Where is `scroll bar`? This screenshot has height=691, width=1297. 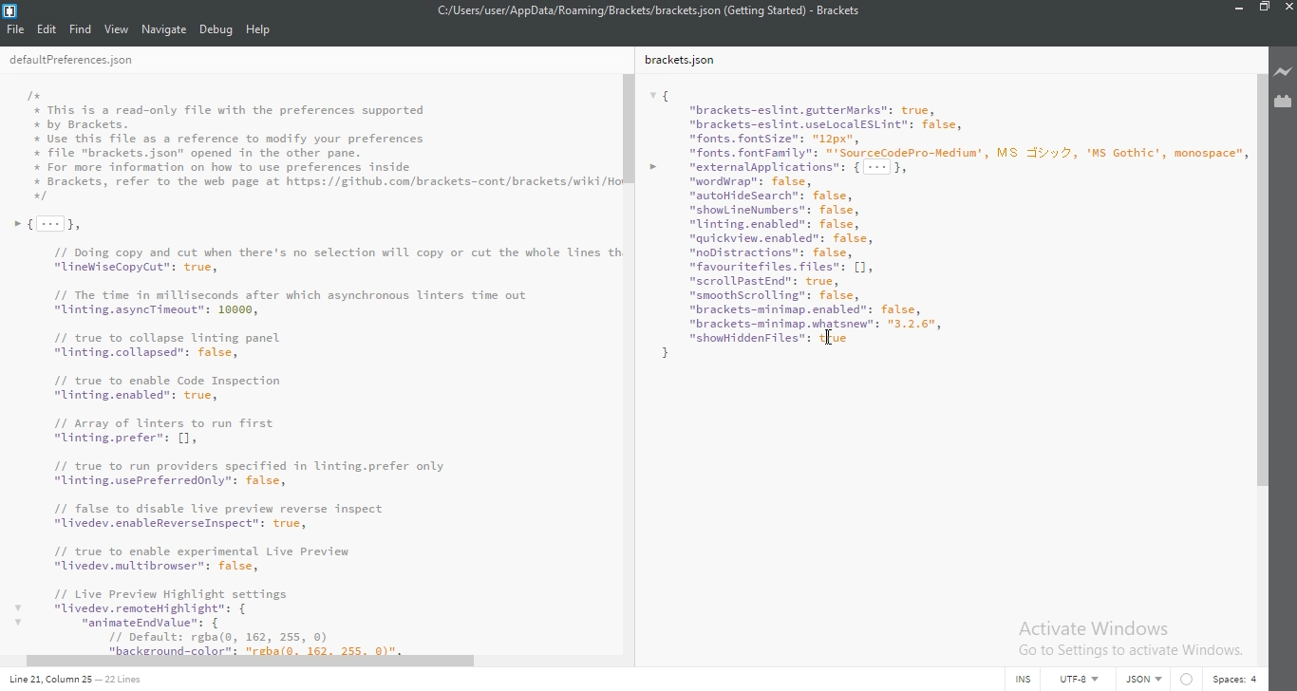
scroll bar is located at coordinates (253, 663).